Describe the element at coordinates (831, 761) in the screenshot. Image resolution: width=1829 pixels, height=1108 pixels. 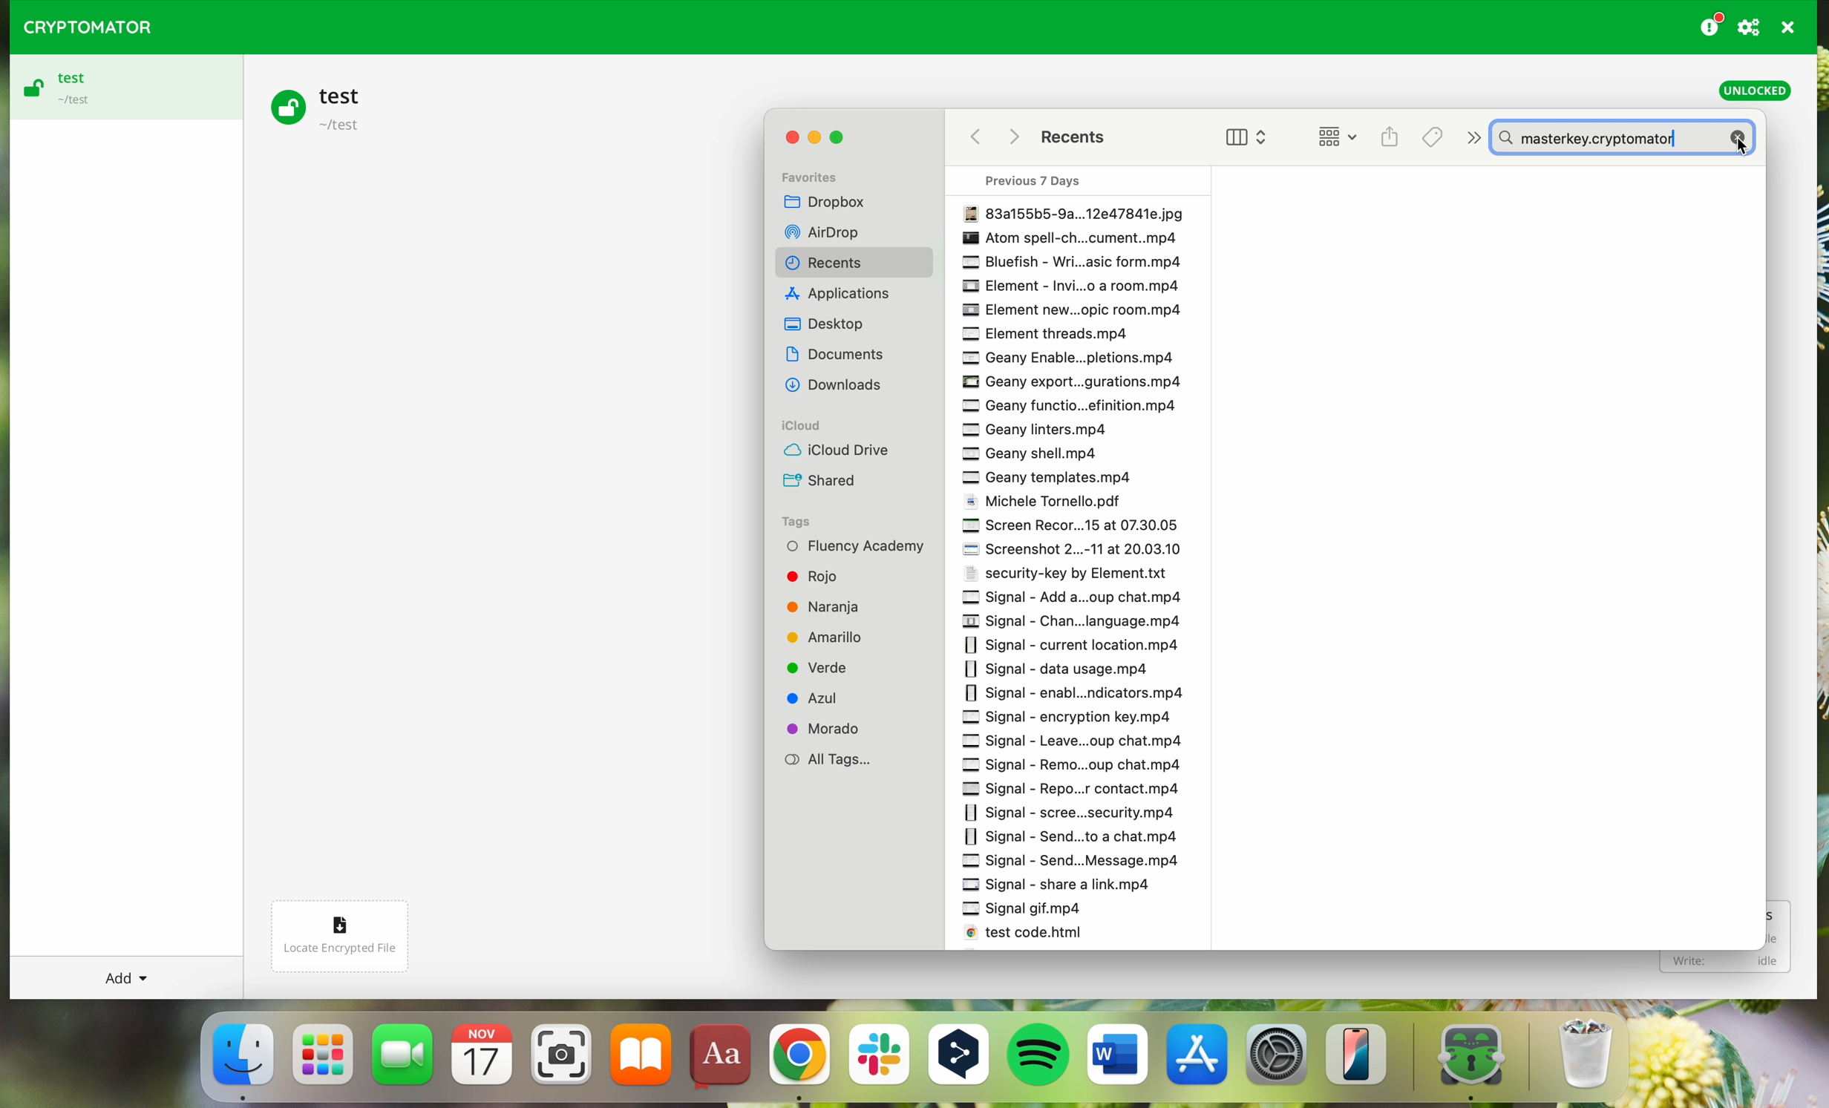
I see `All Tags` at that location.